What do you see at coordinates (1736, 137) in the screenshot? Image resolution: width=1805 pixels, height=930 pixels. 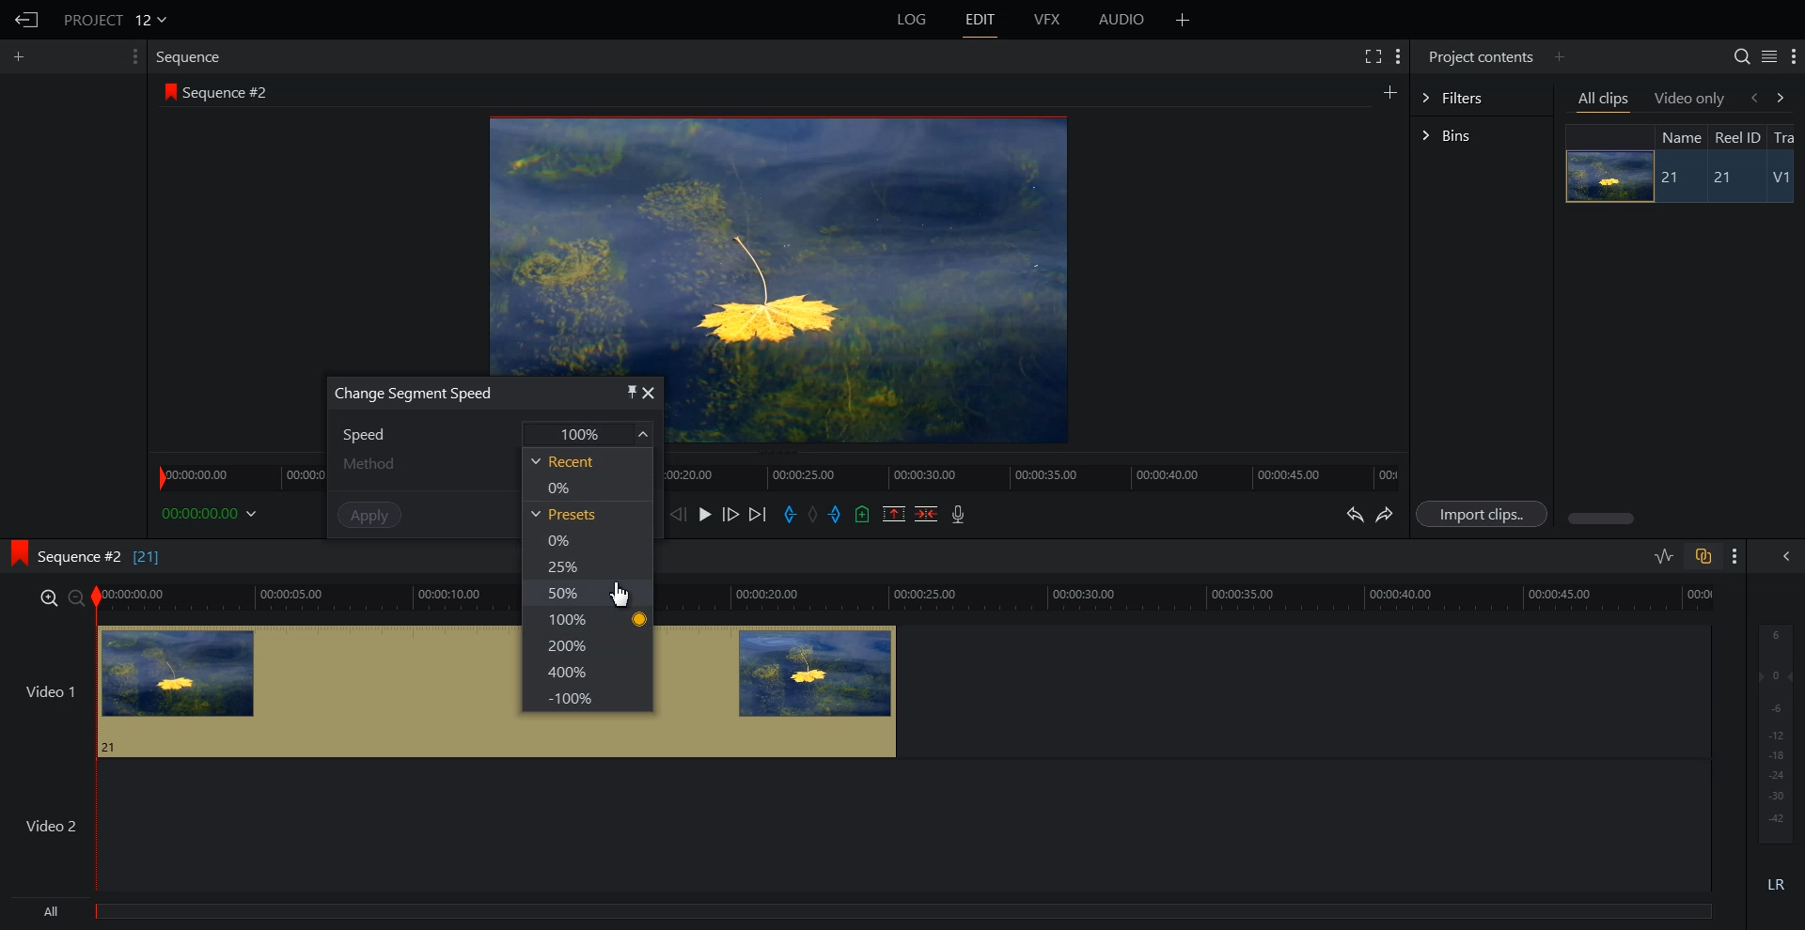 I see `Reel ID` at bounding box center [1736, 137].